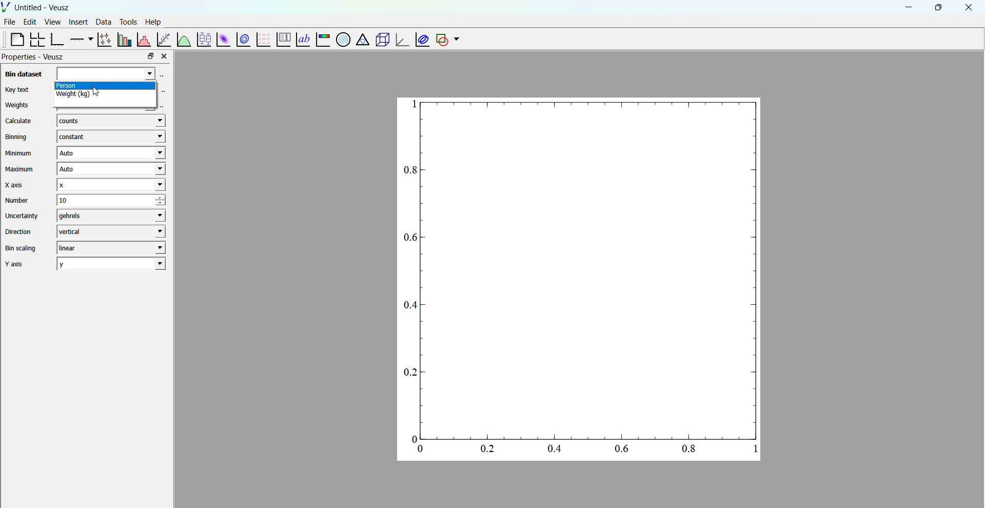 Image resolution: width=985 pixels, height=508 pixels. What do you see at coordinates (102, 22) in the screenshot?
I see `data` at bounding box center [102, 22].